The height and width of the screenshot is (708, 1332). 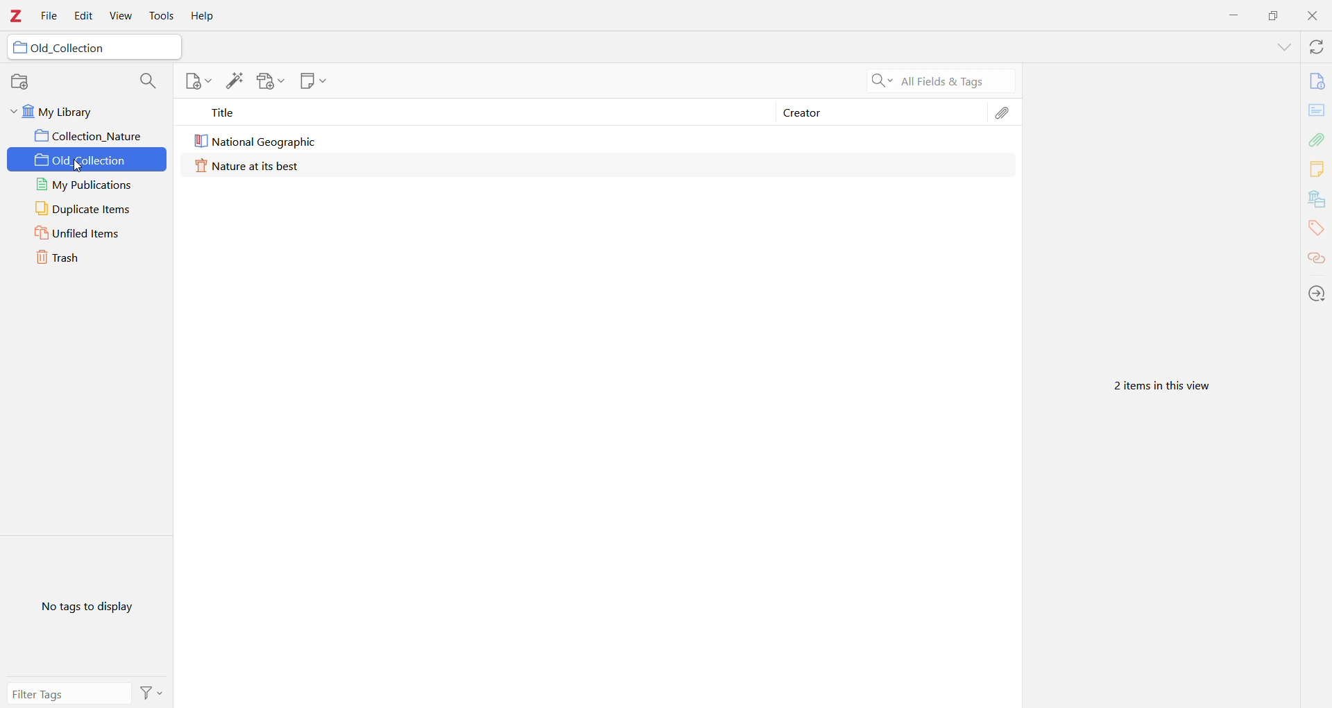 What do you see at coordinates (84, 15) in the screenshot?
I see `Edit` at bounding box center [84, 15].